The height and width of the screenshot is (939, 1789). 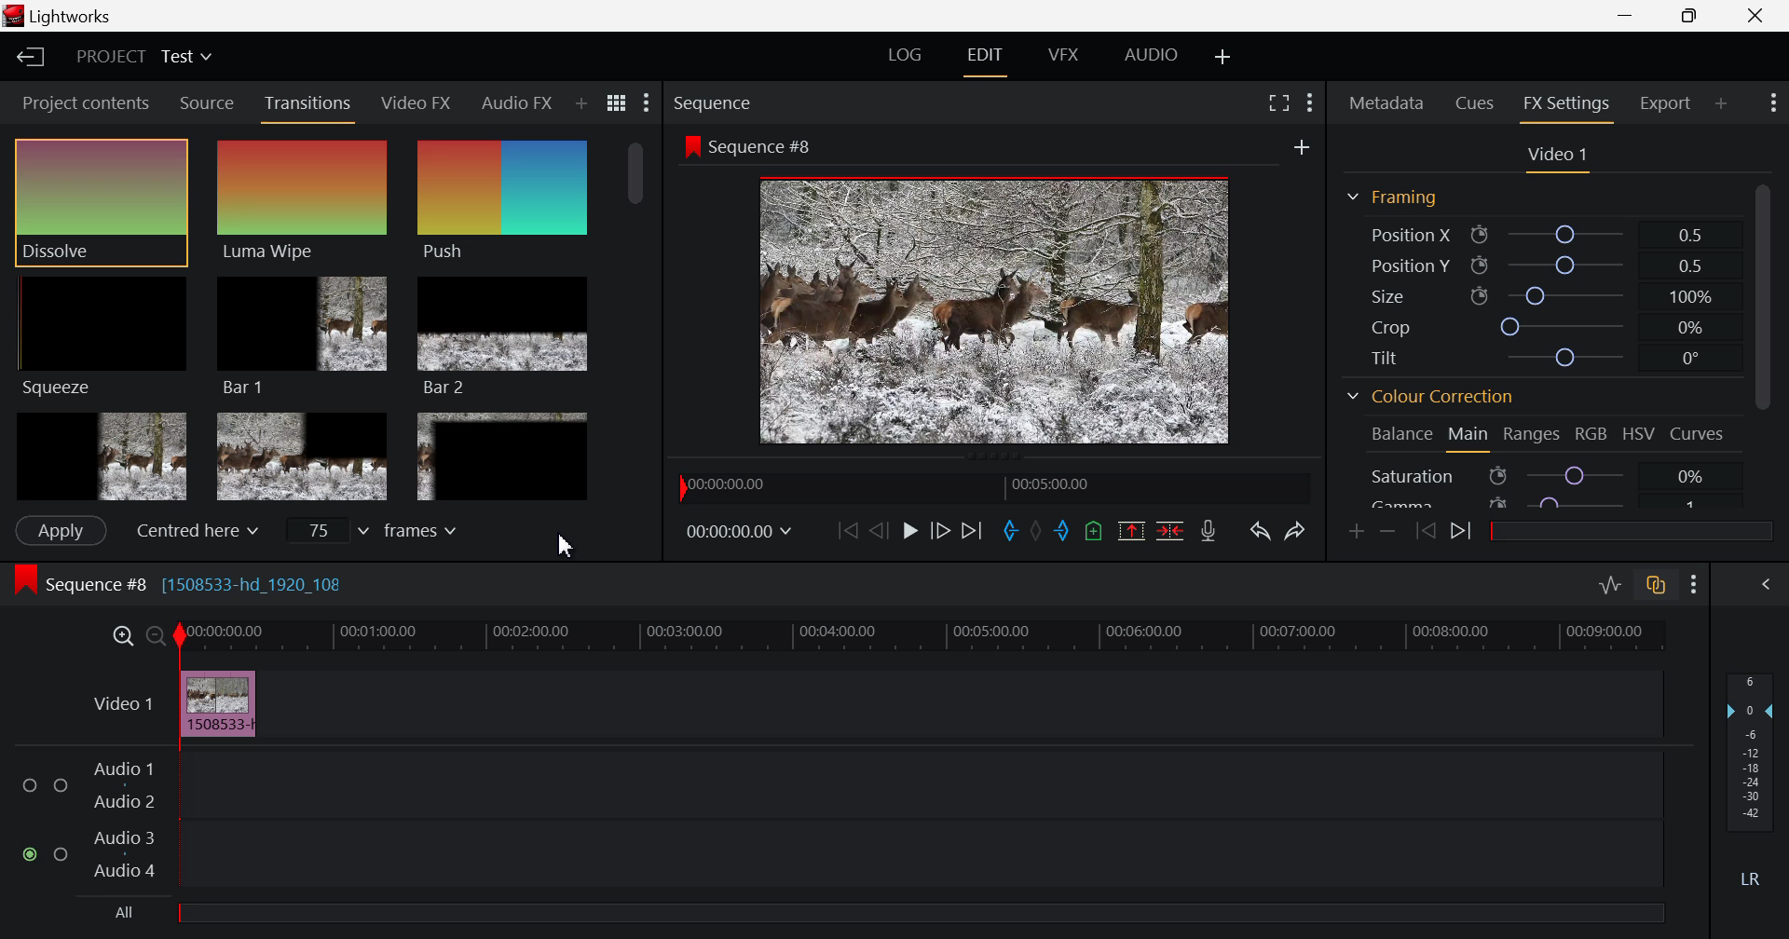 I want to click on Show Settings, so click(x=1695, y=588).